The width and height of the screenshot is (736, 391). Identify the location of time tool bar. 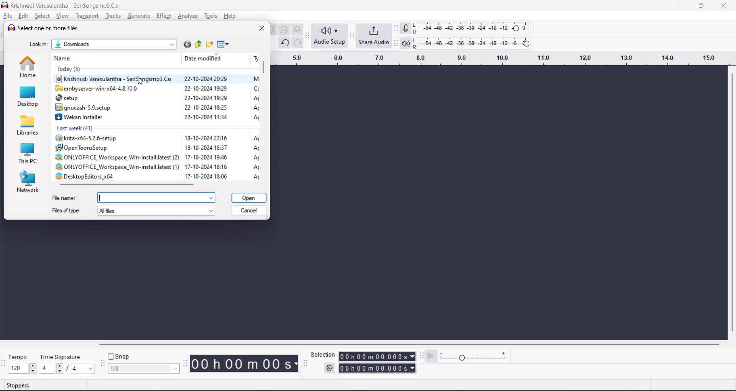
(186, 363).